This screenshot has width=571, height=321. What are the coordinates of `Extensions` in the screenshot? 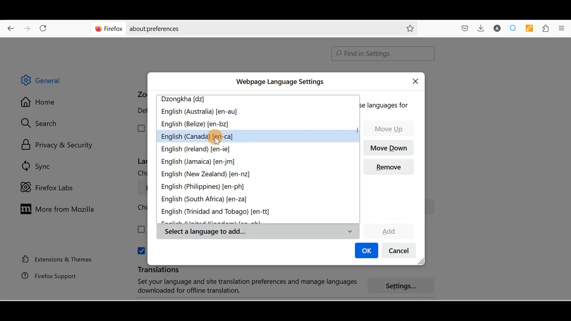 It's located at (547, 29).